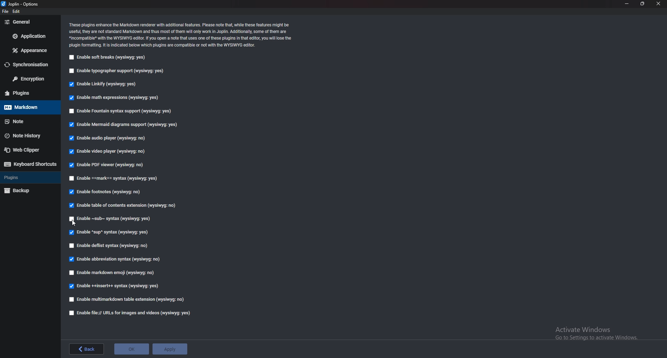  What do you see at coordinates (184, 35) in the screenshot?
I see `‘These plugins enhance the Markdown renderer with additional features. Please note that, while these features might be
‘useful, they are not standard Markdown and thus most of them will only work in Joplin. Additionally, some of them are
*incompatibie* with the WYSIWYG editor. If You open a note that uses one of these plugins in that editor, you wil lose the
‘plugin formatting. It is indicated below which plugins are compatible or not with the WYSIWYG editor.` at bounding box center [184, 35].